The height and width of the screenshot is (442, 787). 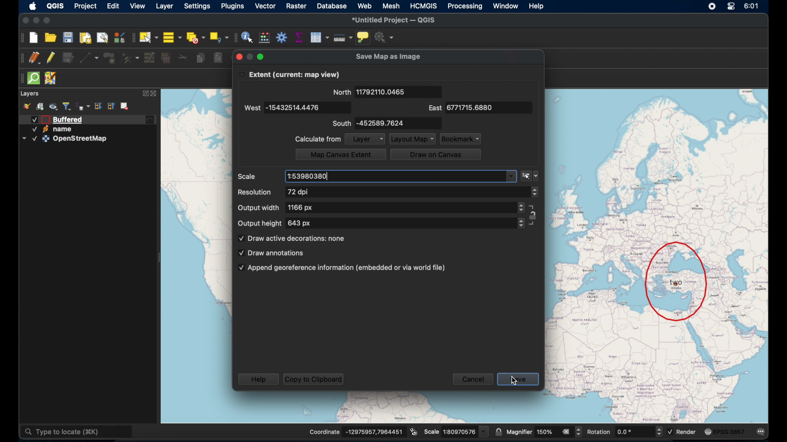 What do you see at coordinates (33, 130) in the screenshot?
I see `Checked checkbox` at bounding box center [33, 130].